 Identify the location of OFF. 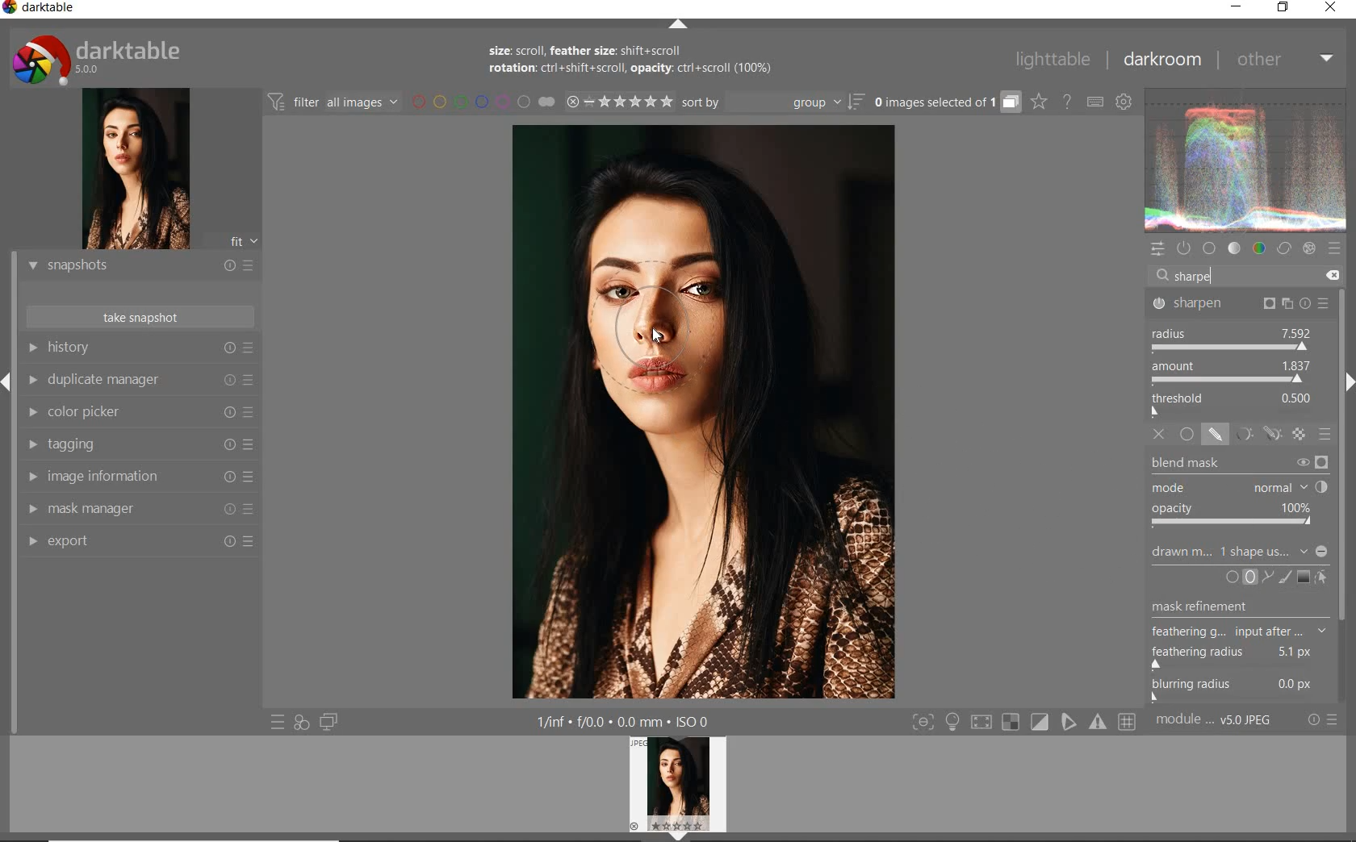
(1160, 434).